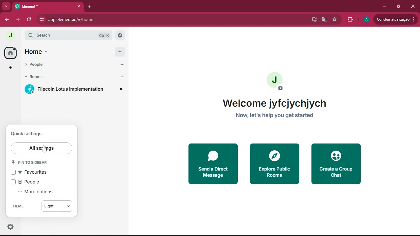 This screenshot has height=236, width=420. I want to click on profile picture, so click(9, 35).